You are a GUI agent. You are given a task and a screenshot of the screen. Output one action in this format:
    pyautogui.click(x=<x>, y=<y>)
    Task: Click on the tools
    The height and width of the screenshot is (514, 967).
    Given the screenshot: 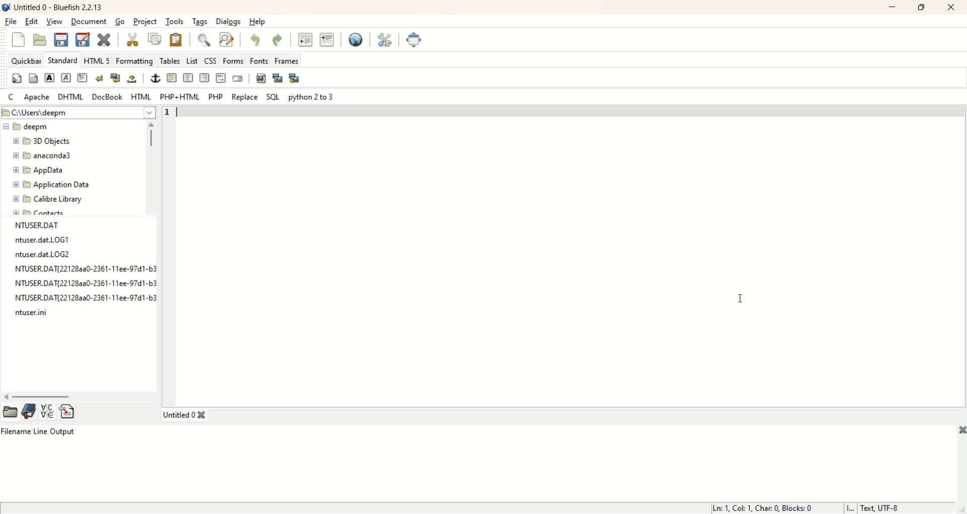 What is the action you would take?
    pyautogui.click(x=176, y=22)
    